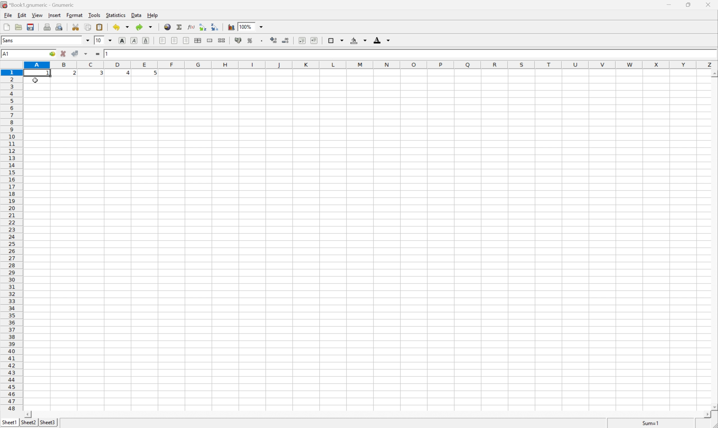  I want to click on insert chart, so click(231, 27).